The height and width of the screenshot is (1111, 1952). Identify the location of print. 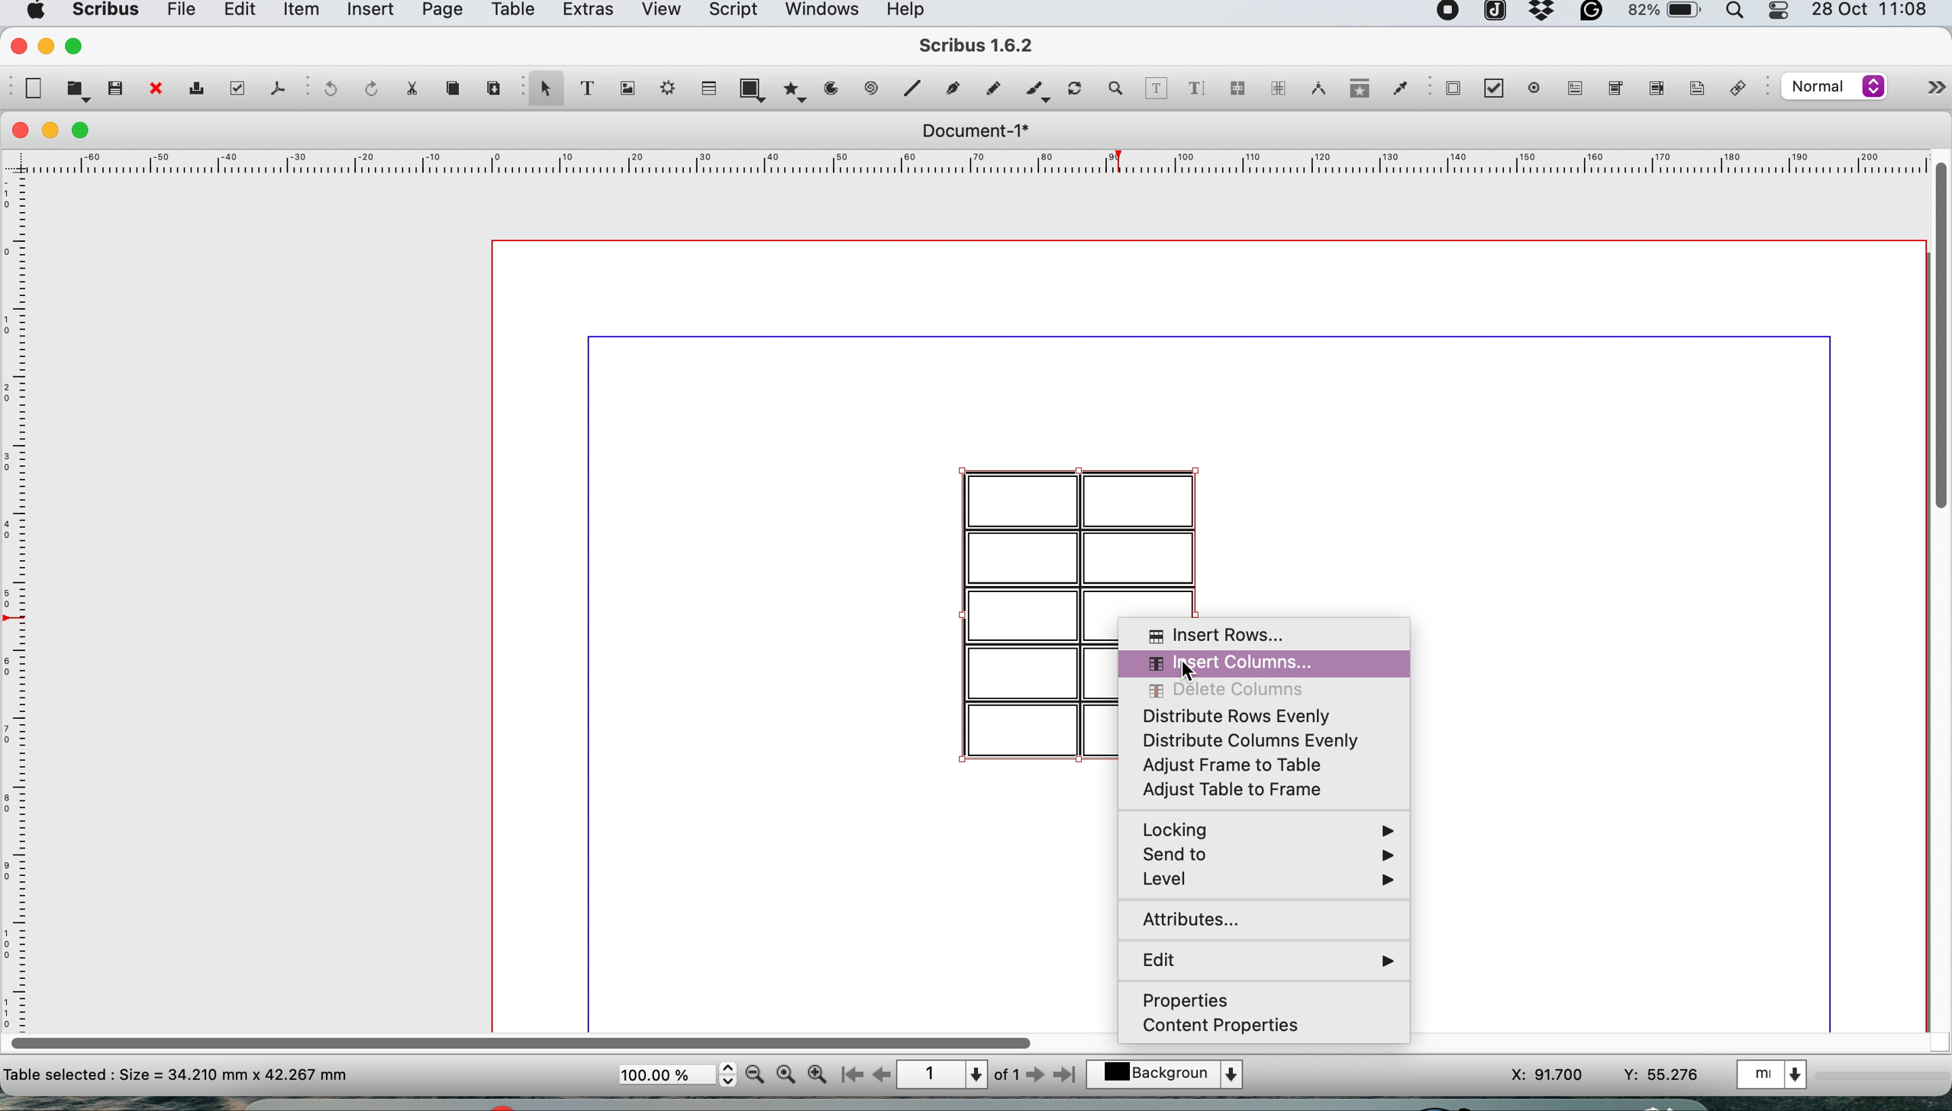
(195, 91).